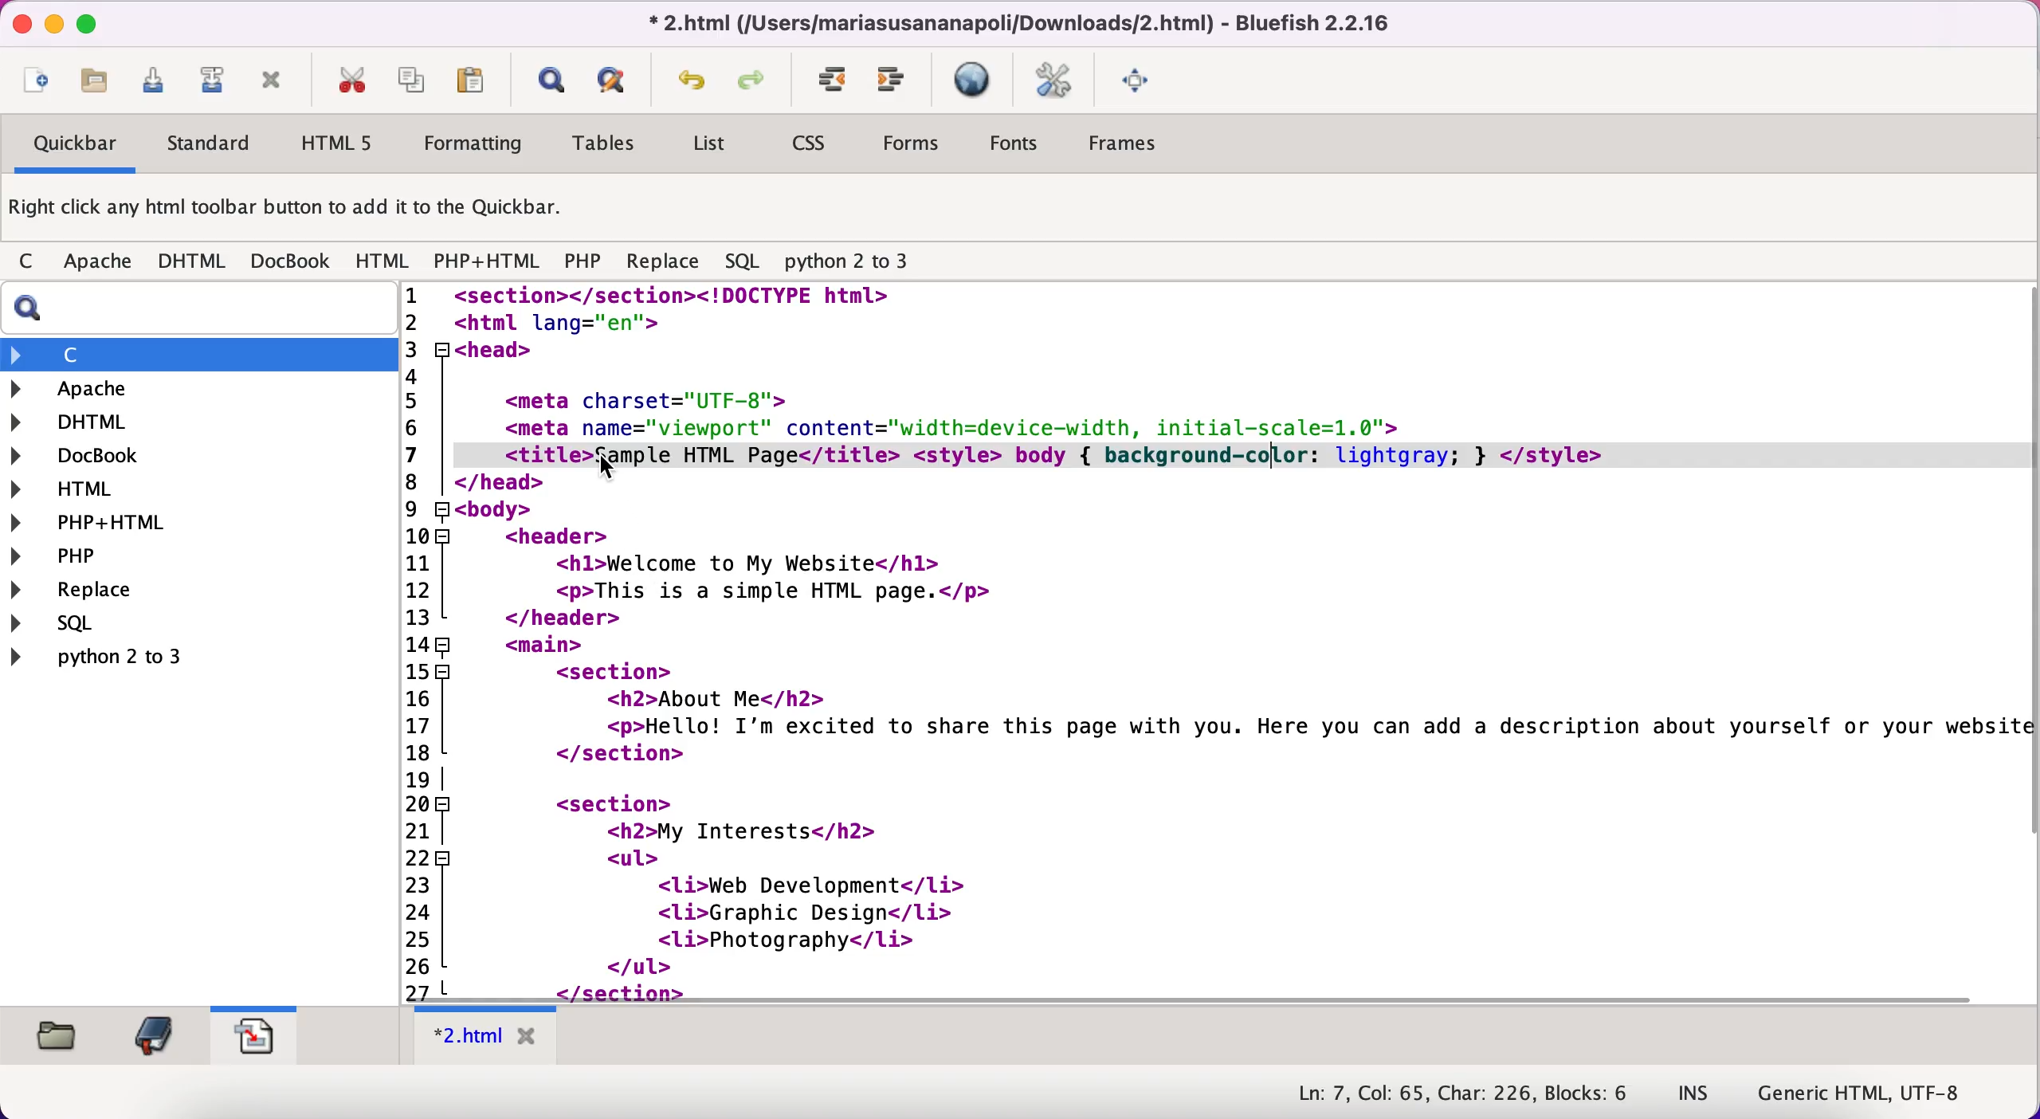 Image resolution: width=2040 pixels, height=1119 pixels. I want to click on close current file, so click(272, 82).